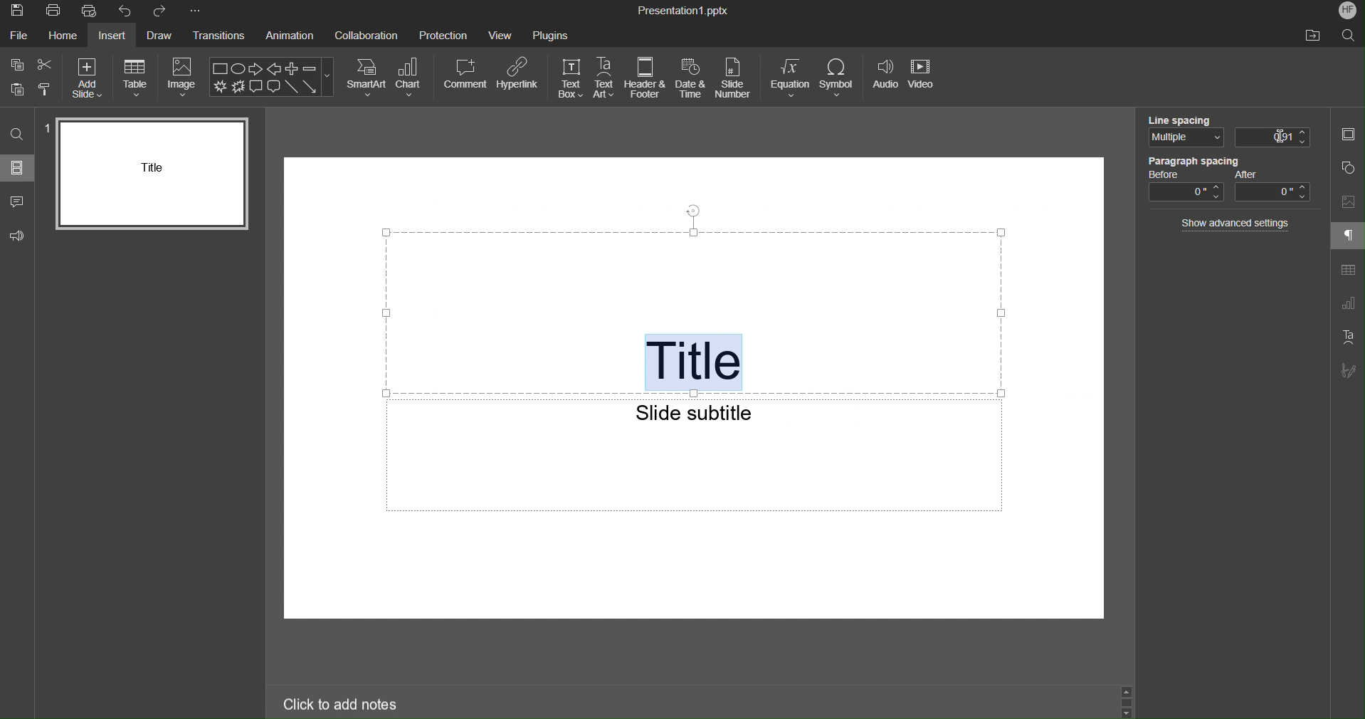  Describe the element at coordinates (1194, 161) in the screenshot. I see `Paragraph Spacing` at that location.